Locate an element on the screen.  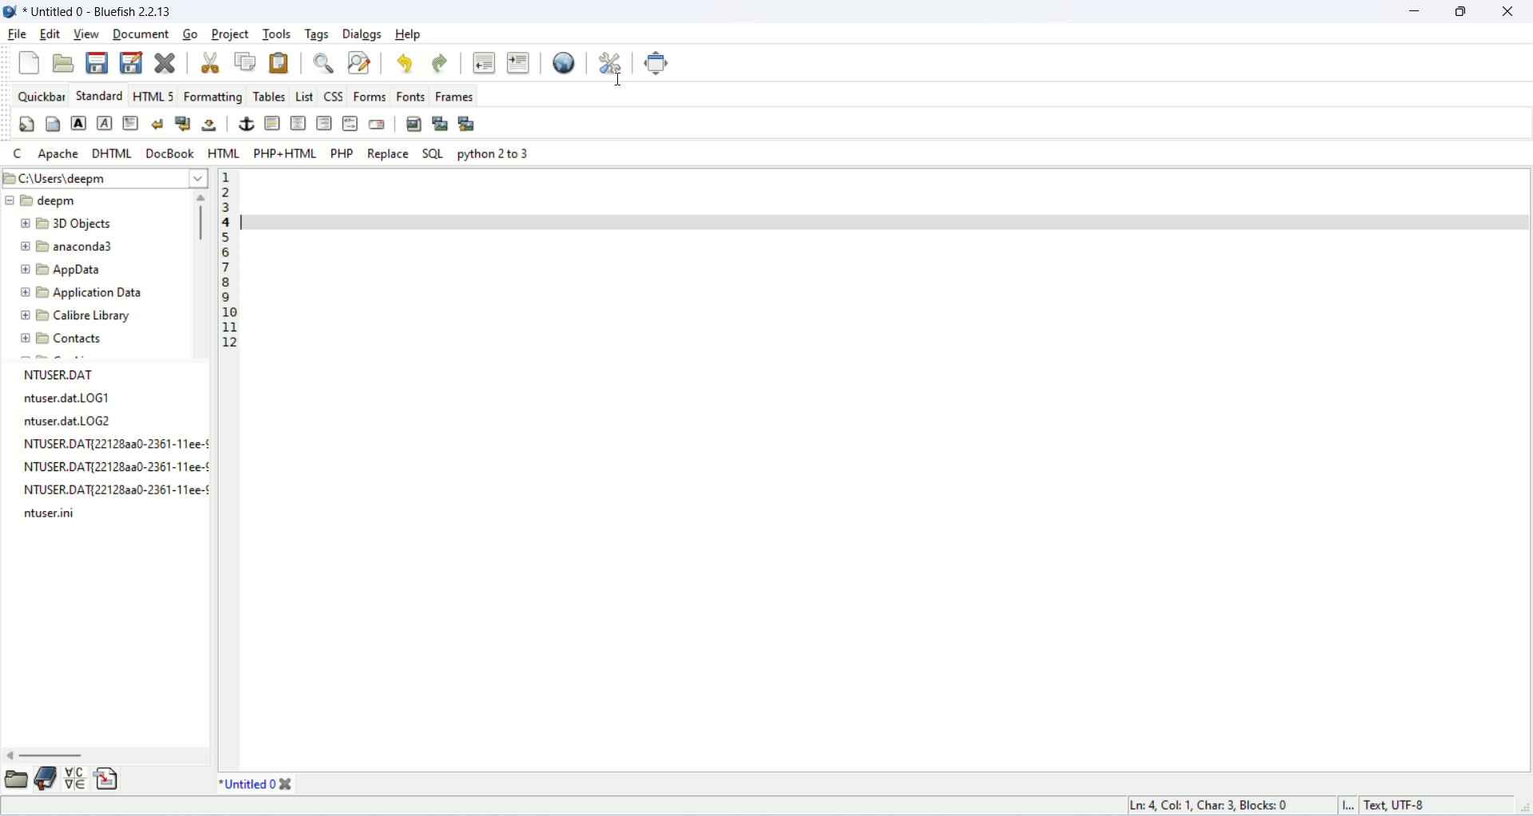
forms is located at coordinates (370, 94).